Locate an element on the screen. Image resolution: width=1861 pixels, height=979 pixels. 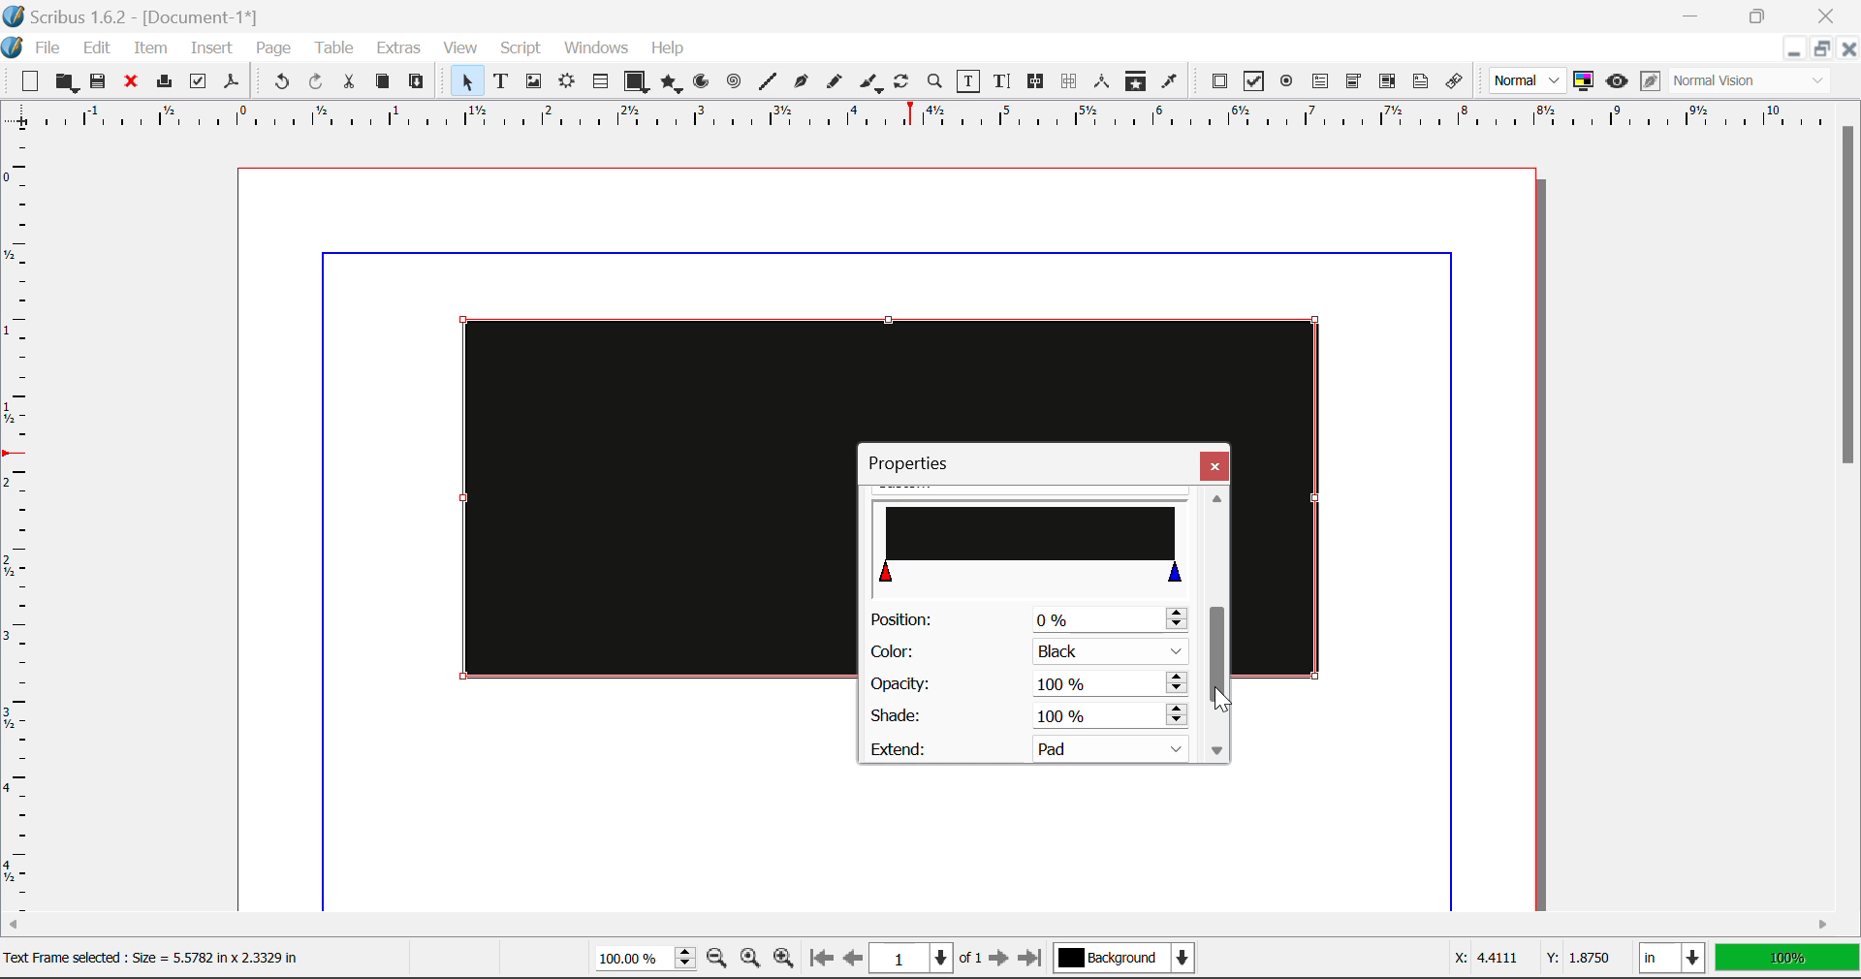
Edit in Preview Mode is located at coordinates (1651, 81).